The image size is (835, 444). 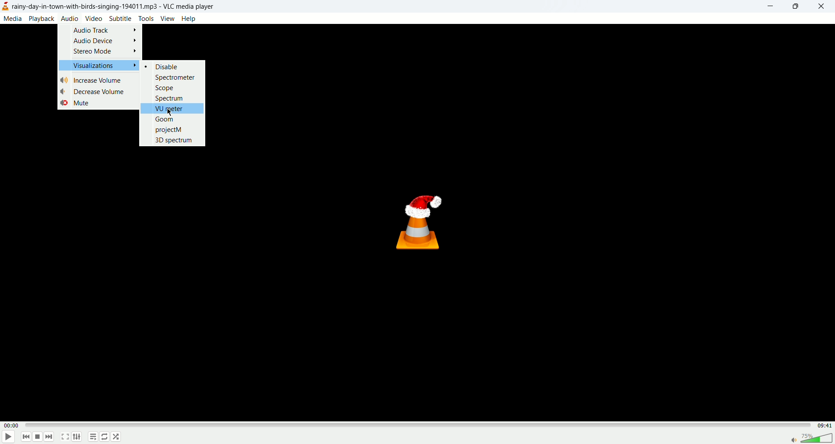 What do you see at coordinates (165, 88) in the screenshot?
I see `scope` at bounding box center [165, 88].